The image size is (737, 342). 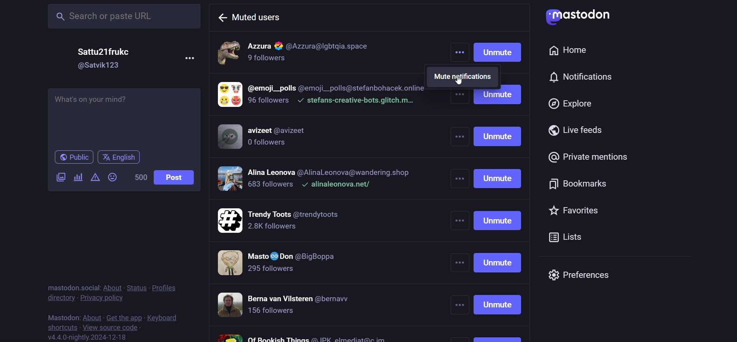 What do you see at coordinates (465, 77) in the screenshot?
I see `mute notification` at bounding box center [465, 77].